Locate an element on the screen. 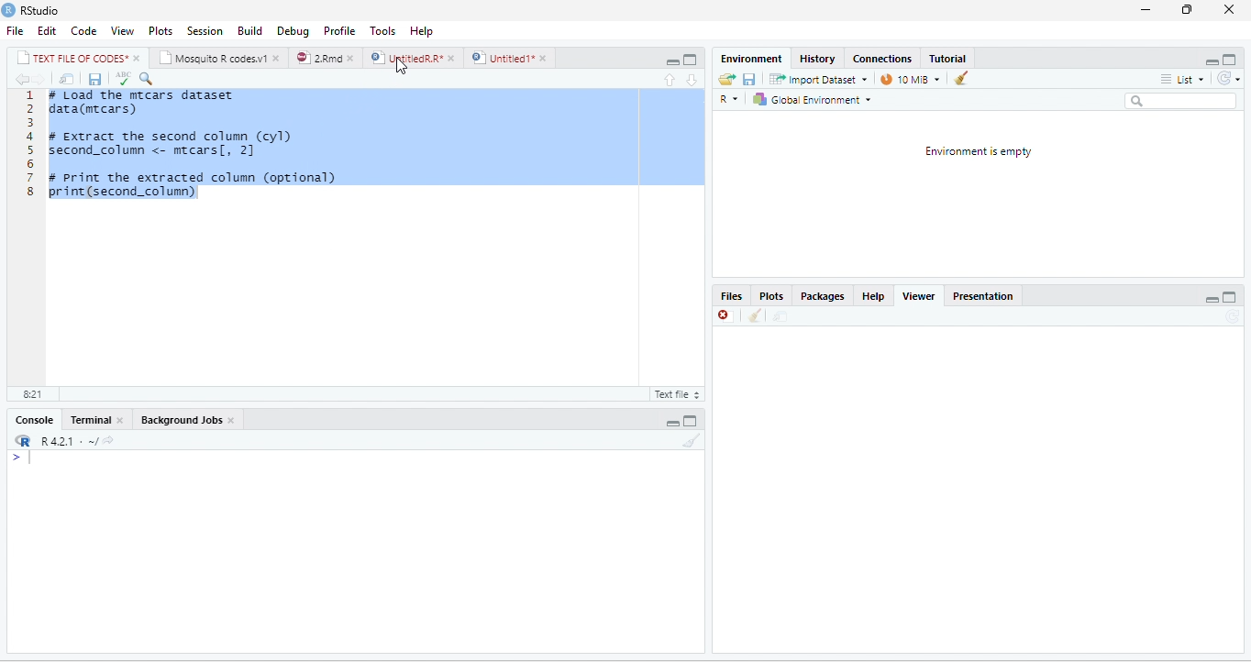 The width and height of the screenshot is (1251, 662). maximize is located at coordinates (1232, 296).